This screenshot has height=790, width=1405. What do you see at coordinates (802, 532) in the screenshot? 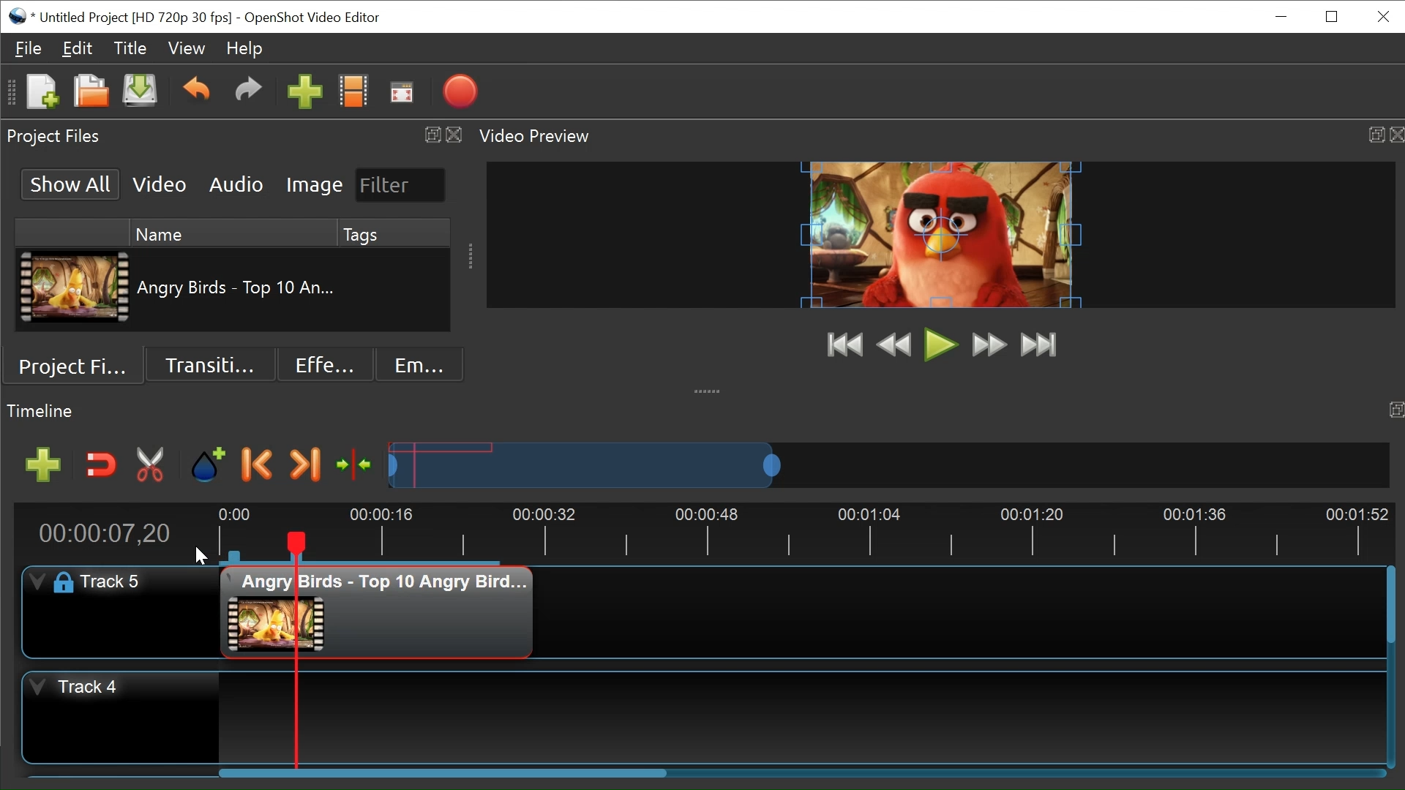
I see `Timeline` at bounding box center [802, 532].